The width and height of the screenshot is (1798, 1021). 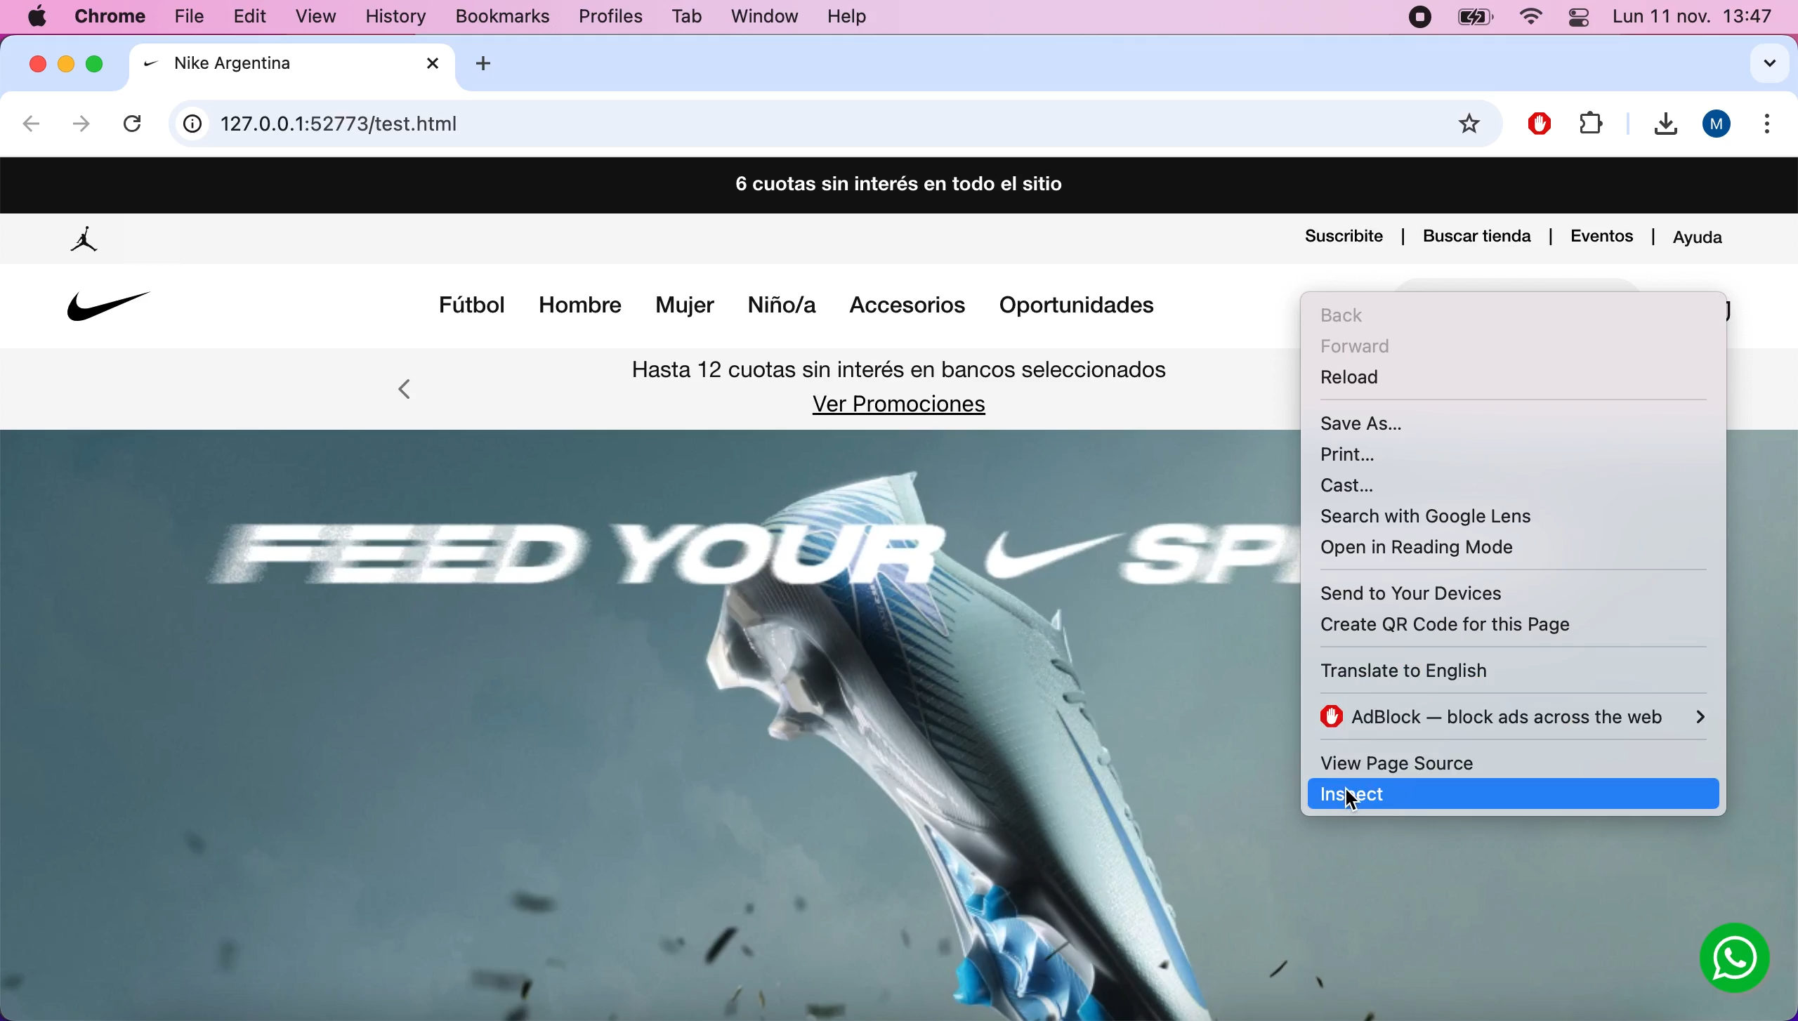 What do you see at coordinates (903, 373) in the screenshot?
I see `Up to 12 interest-free installments at selected banks` at bounding box center [903, 373].